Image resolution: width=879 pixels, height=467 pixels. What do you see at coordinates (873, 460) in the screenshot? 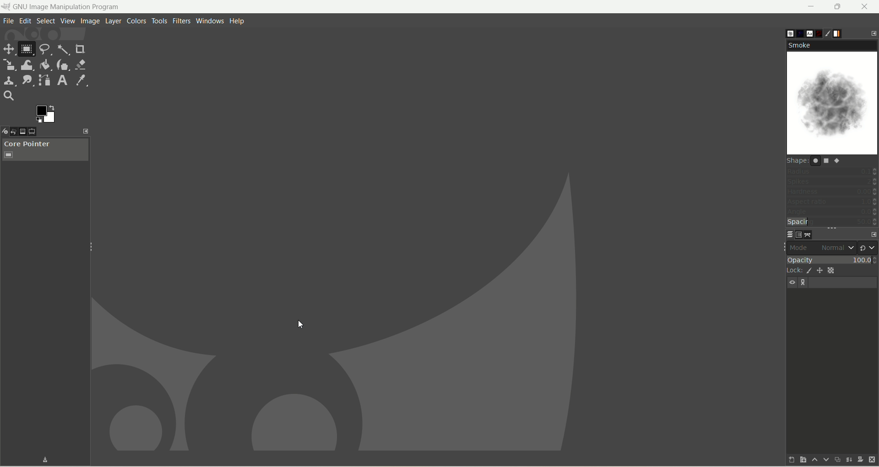
I see `delete this layer` at bounding box center [873, 460].